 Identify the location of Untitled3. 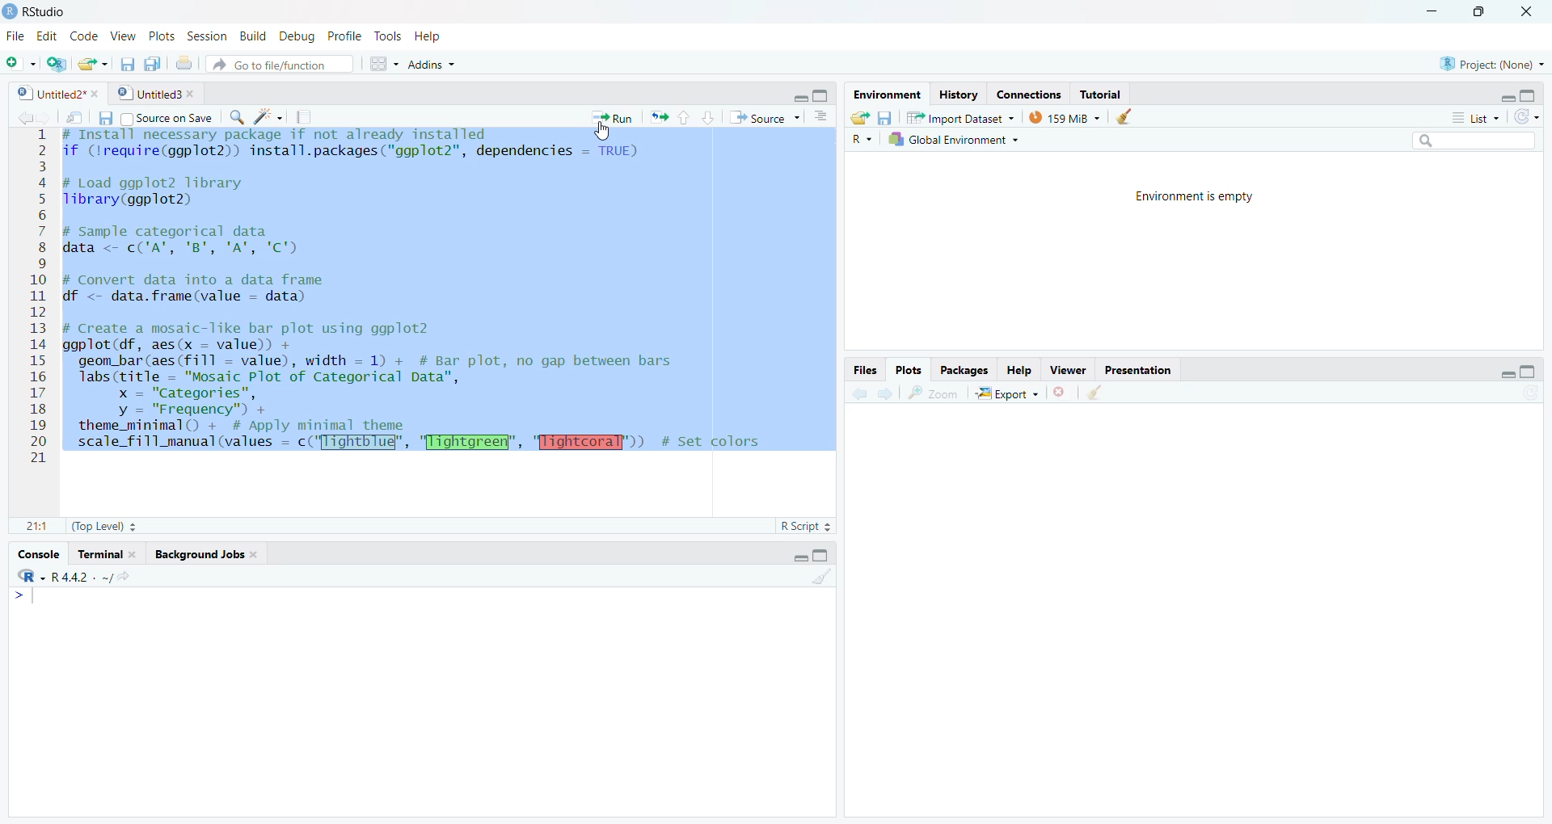
(158, 94).